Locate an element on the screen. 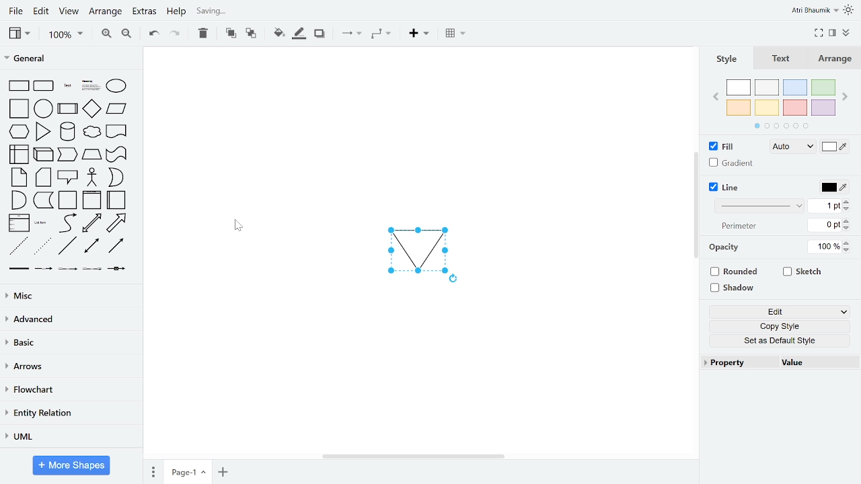  line color is located at coordinates (834, 187).